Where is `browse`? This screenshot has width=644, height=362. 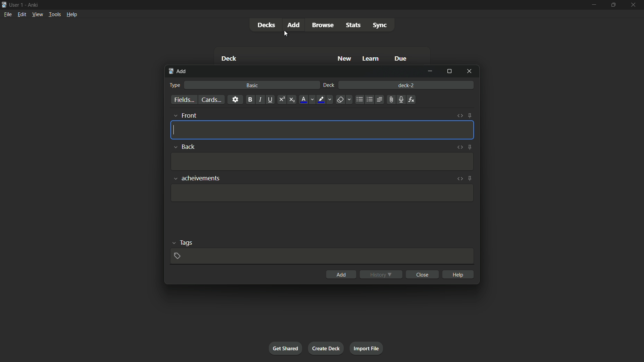
browse is located at coordinates (322, 25).